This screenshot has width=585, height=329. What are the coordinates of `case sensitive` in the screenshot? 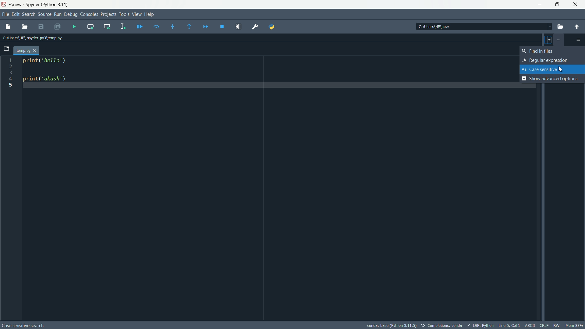 It's located at (541, 69).